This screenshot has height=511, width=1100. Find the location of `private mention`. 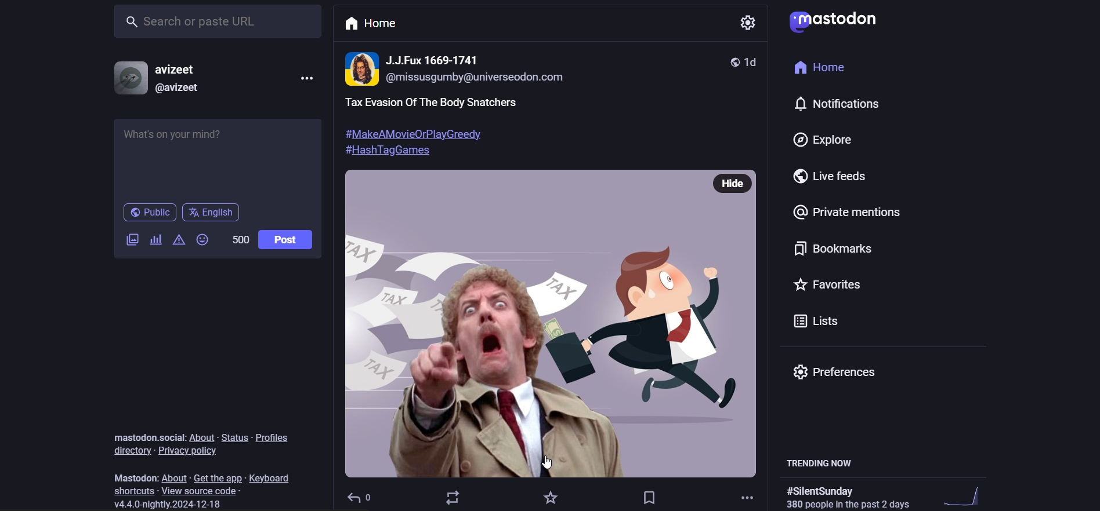

private mention is located at coordinates (854, 212).